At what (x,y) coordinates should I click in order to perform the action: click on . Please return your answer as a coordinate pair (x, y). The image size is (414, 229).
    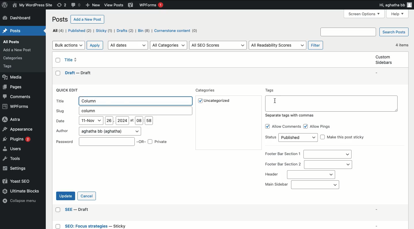
    Looking at the image, I should click on (348, 32).